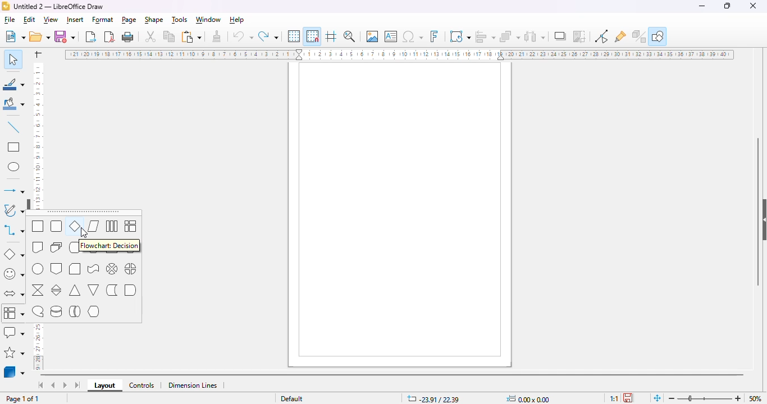 The height and width of the screenshot is (404, 767). I want to click on cursor, so click(84, 234).